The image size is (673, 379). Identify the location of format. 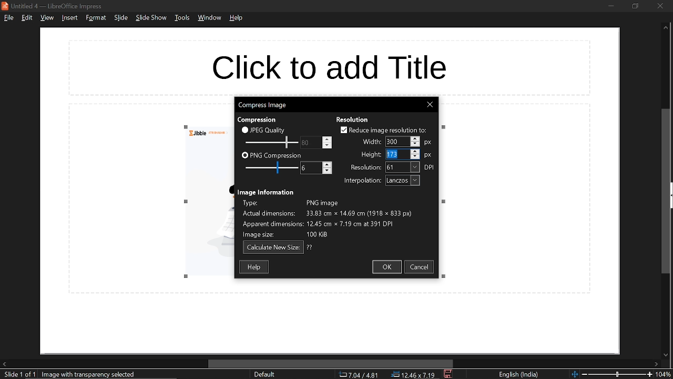
(96, 18).